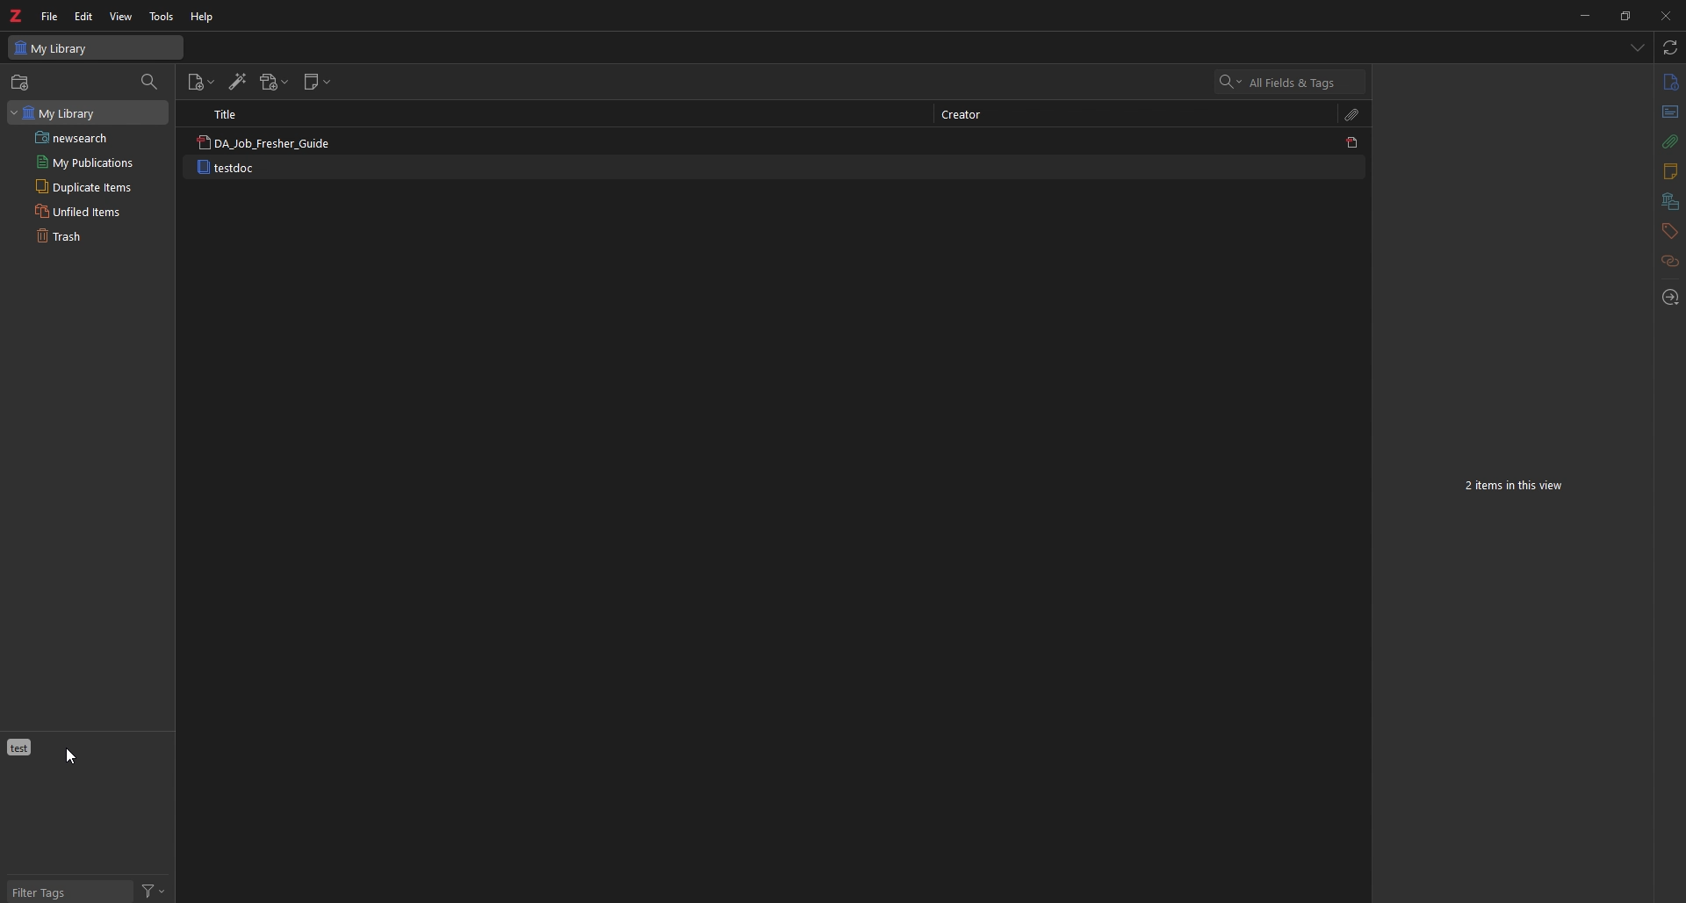 The height and width of the screenshot is (903, 1686). I want to click on related, so click(1671, 260).